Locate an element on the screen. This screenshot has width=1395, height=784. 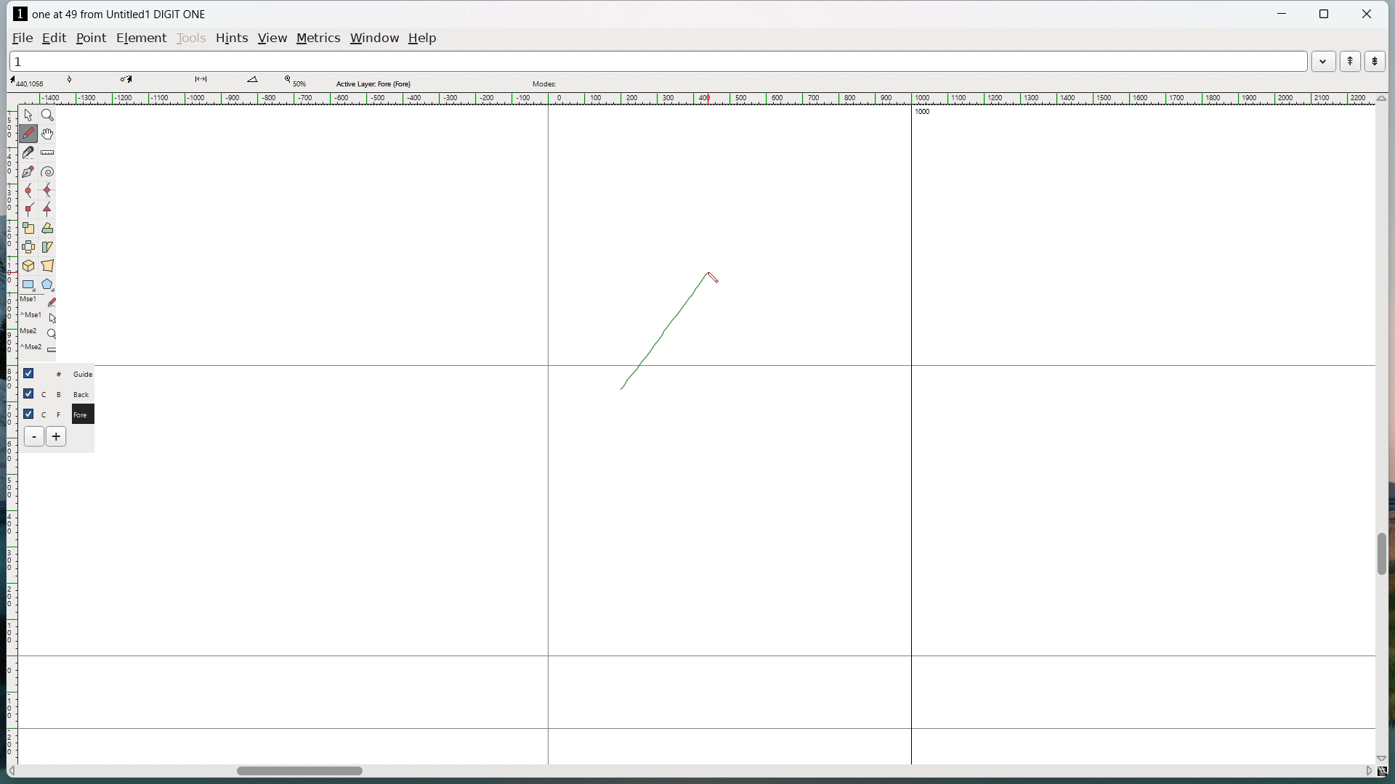
vertical scrollbar is located at coordinates (1380, 554).